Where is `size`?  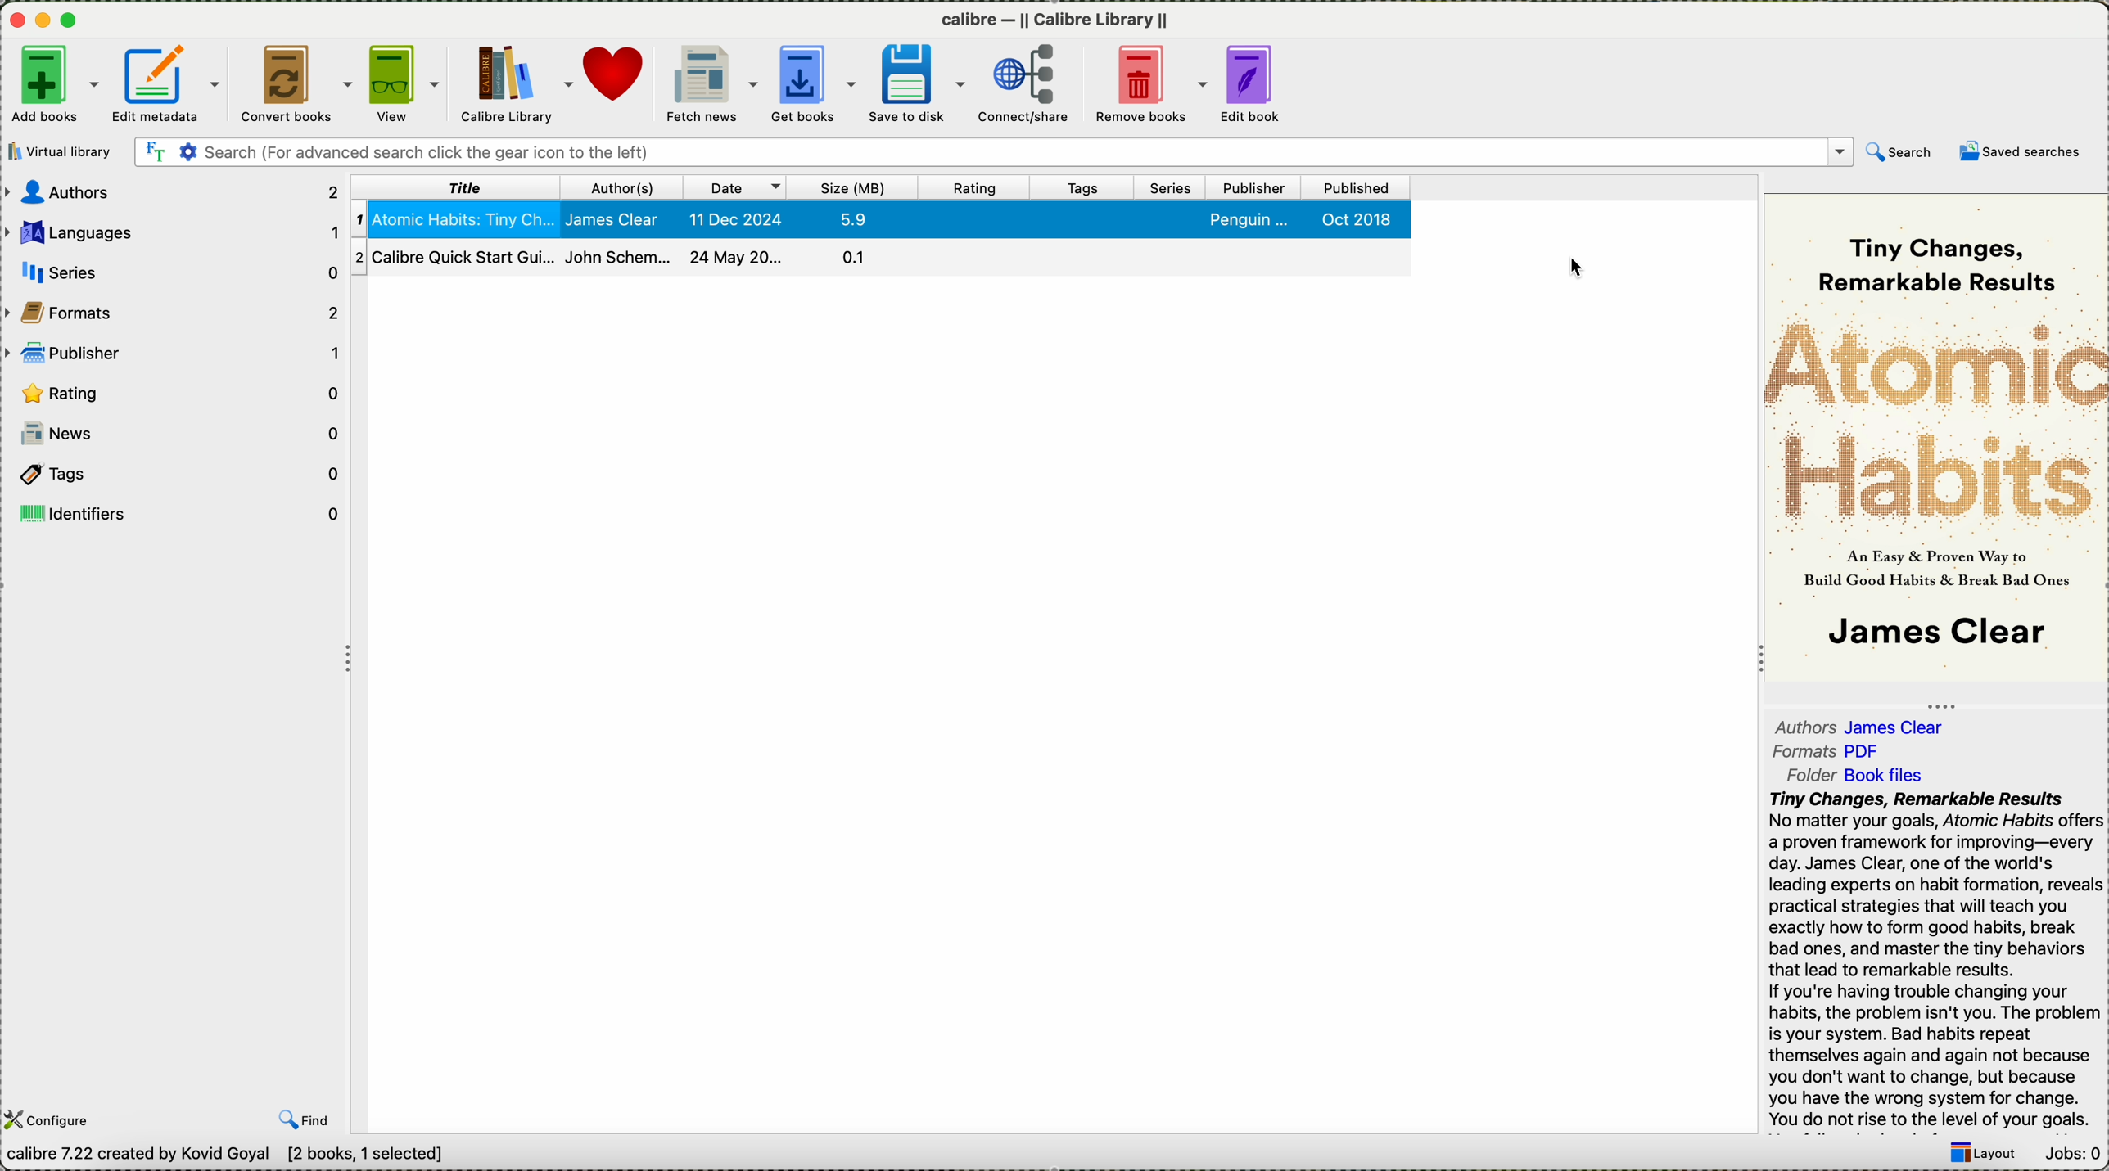 size is located at coordinates (851, 187).